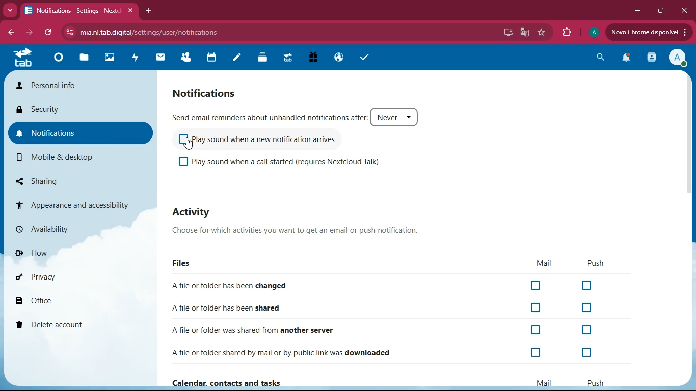 The width and height of the screenshot is (696, 391). I want to click on send email, so click(269, 115).